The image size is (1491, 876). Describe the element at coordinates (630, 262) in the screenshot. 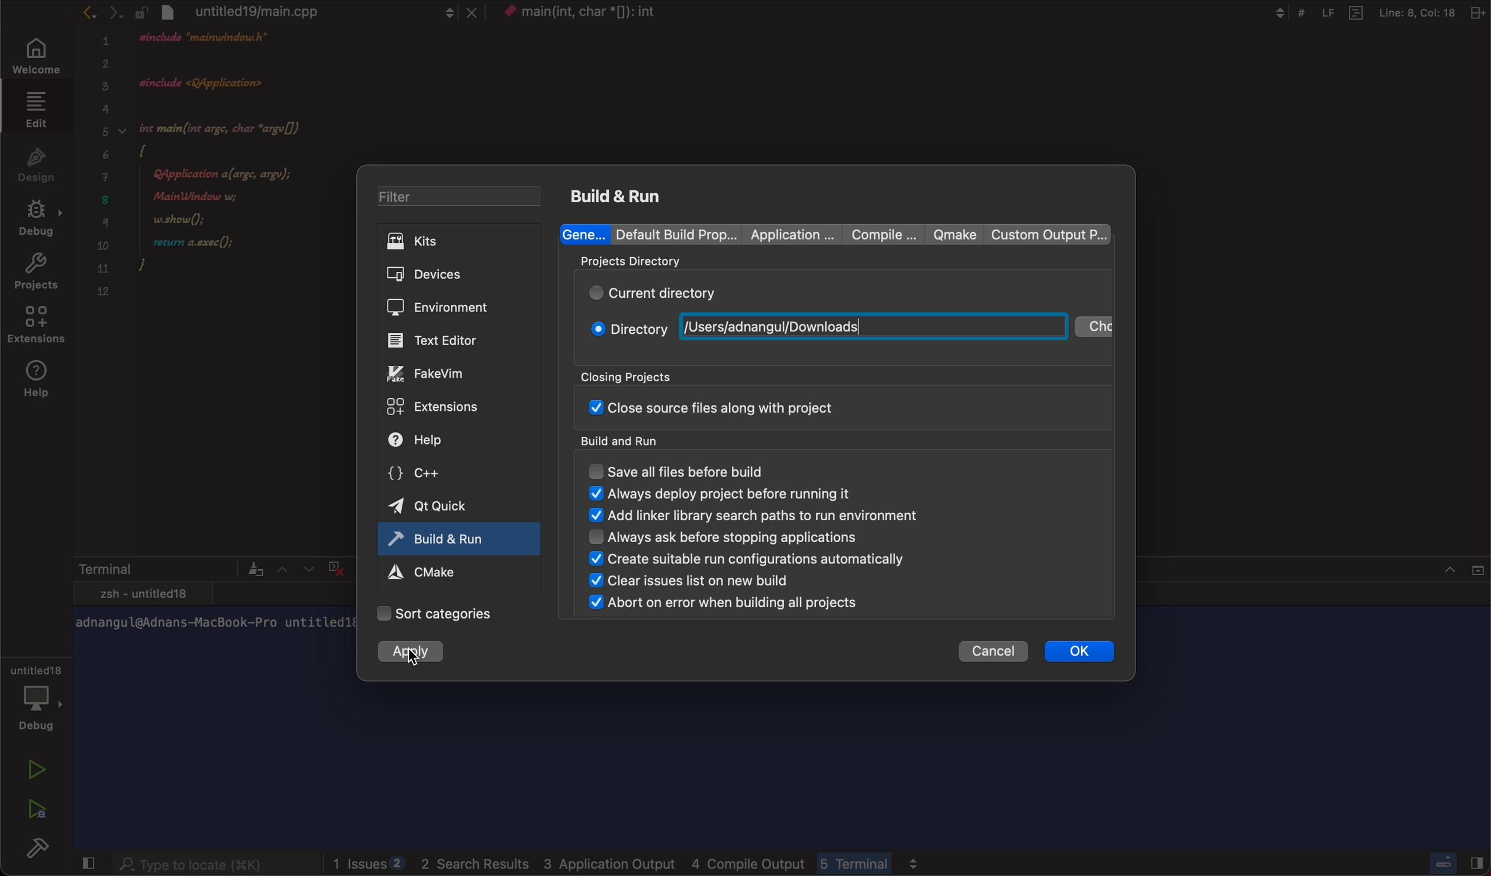

I see `projects directory` at that location.